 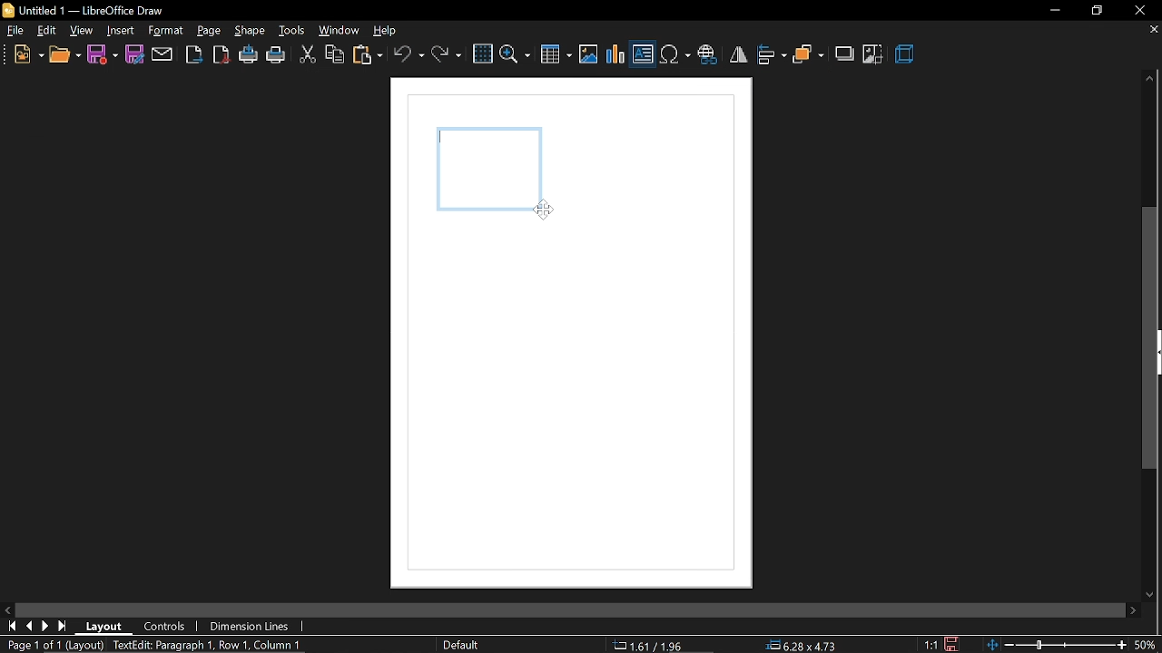 What do you see at coordinates (1053, 10) in the screenshot?
I see `minimize` at bounding box center [1053, 10].